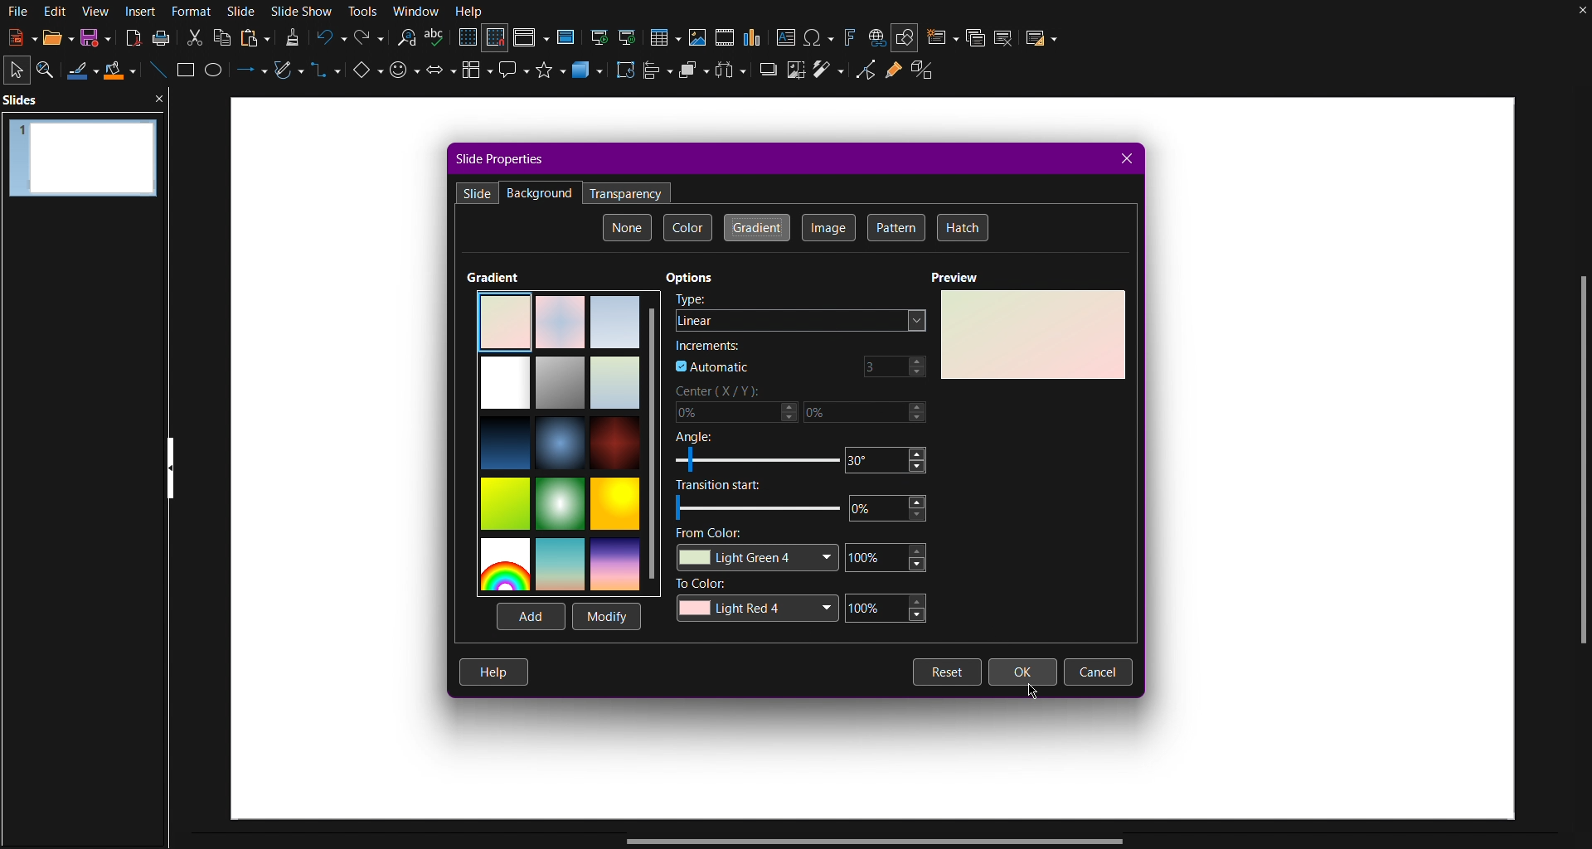  What do you see at coordinates (707, 345) in the screenshot?
I see `Increments` at bounding box center [707, 345].